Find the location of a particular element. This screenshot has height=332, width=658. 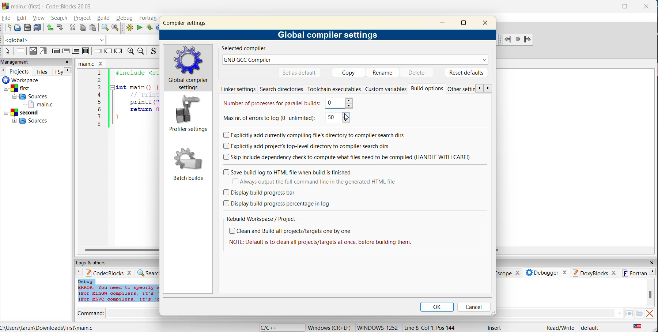

reset defaults is located at coordinates (466, 73).